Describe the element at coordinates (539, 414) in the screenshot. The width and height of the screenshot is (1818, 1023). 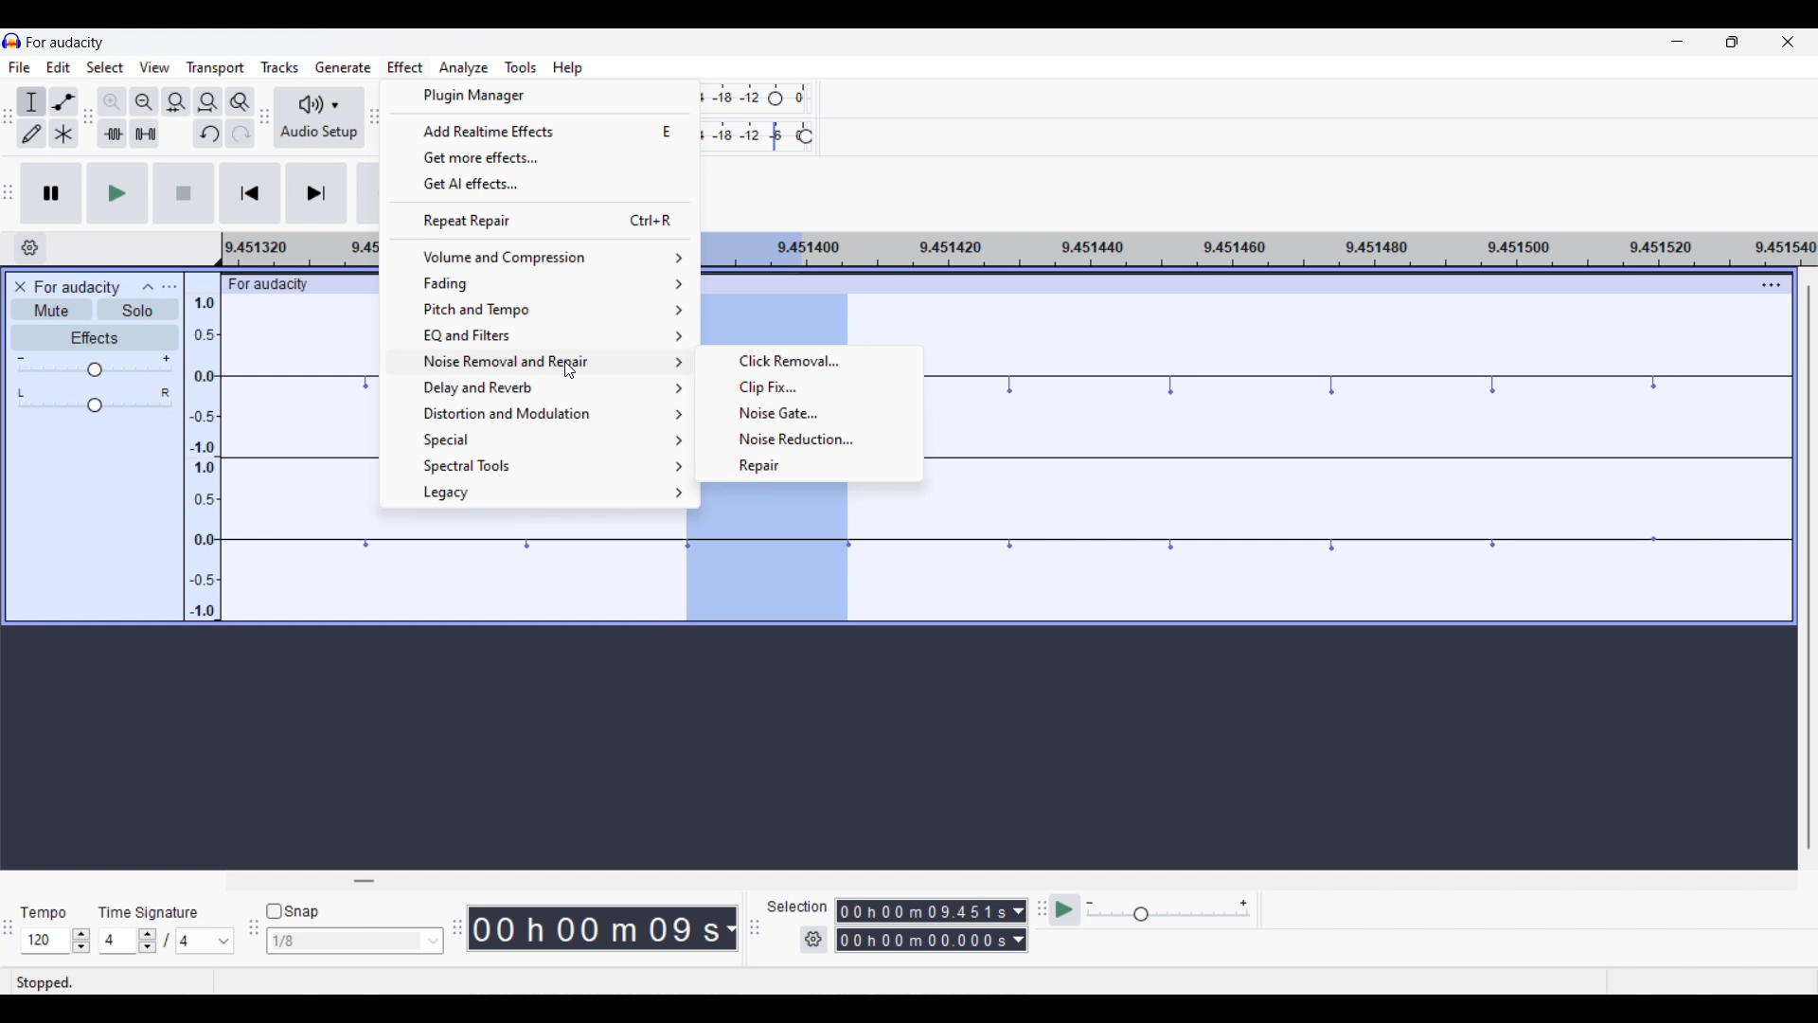
I see `Distortion and modulation options` at that location.